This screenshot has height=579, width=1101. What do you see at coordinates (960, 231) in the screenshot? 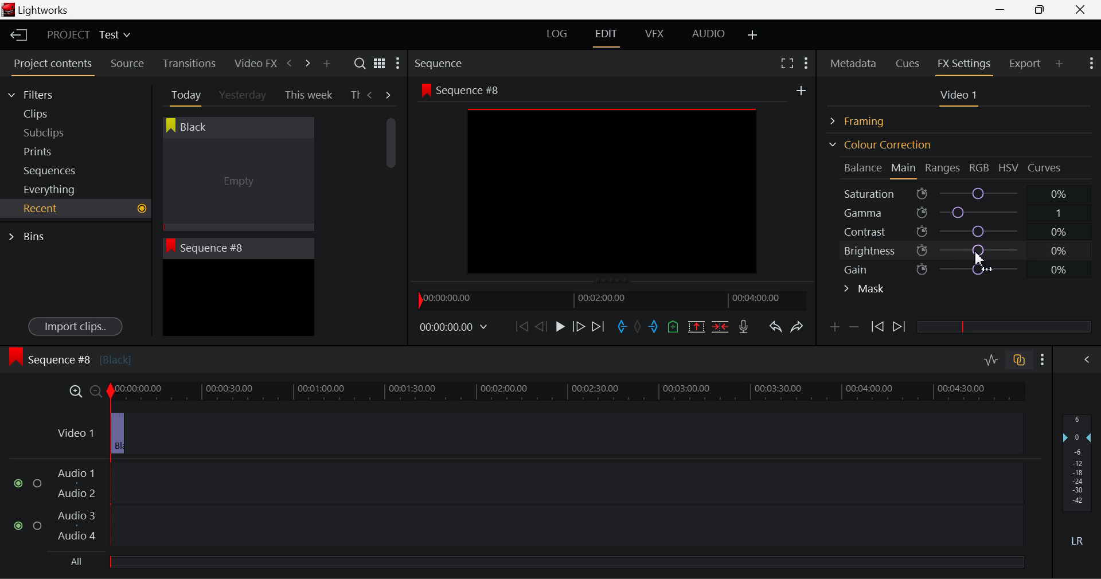
I see `Contrast` at bounding box center [960, 231].